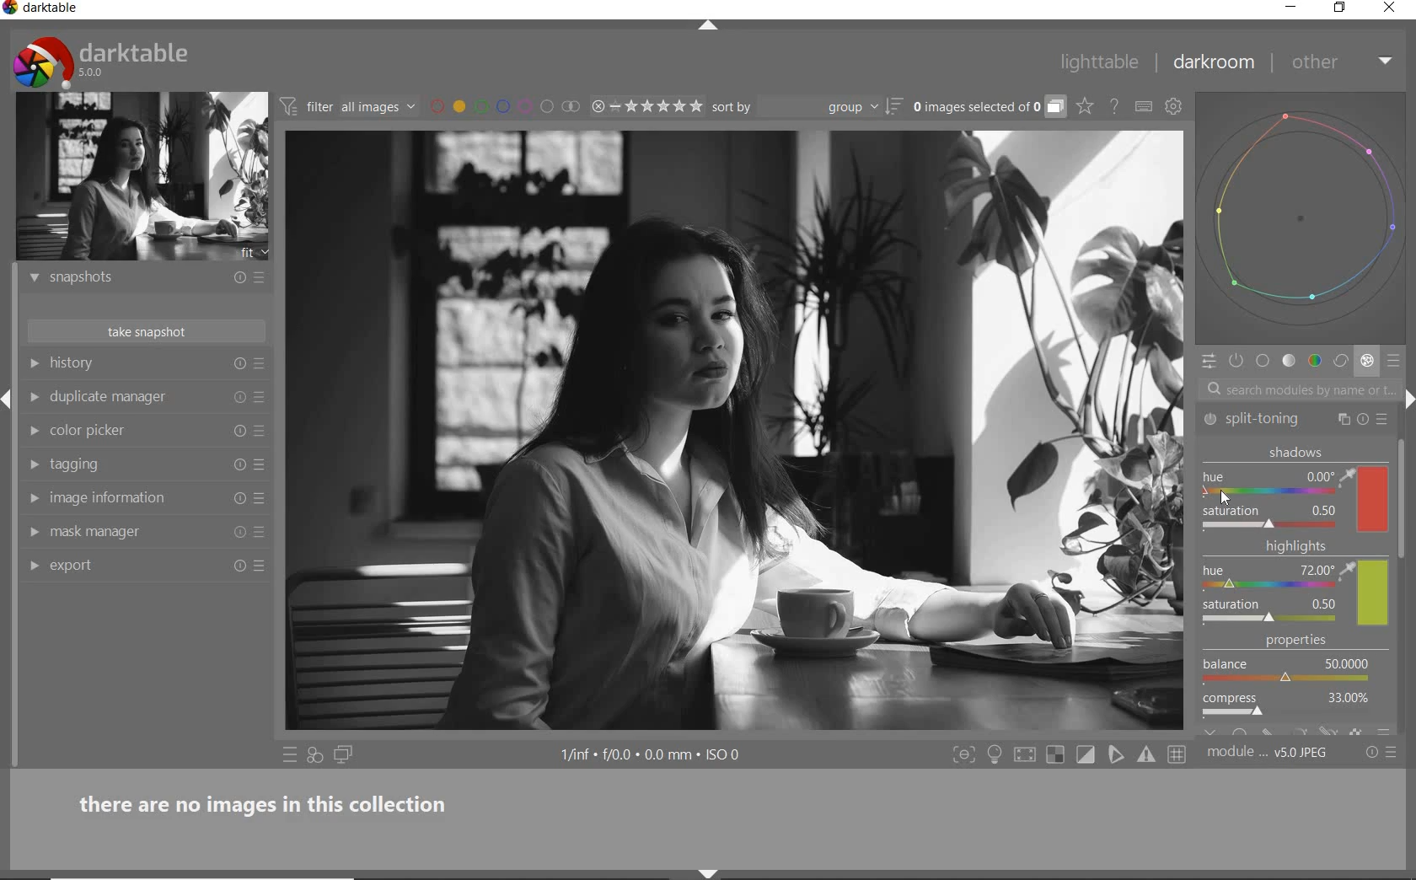 This screenshot has width=1416, height=880. I want to click on Toggle gamut checking, so click(1145, 755).